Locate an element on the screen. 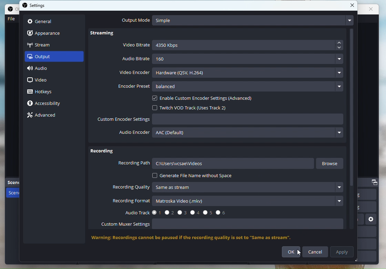 Image resolution: width=386 pixels, height=269 pixels. Advance is located at coordinates (44, 115).